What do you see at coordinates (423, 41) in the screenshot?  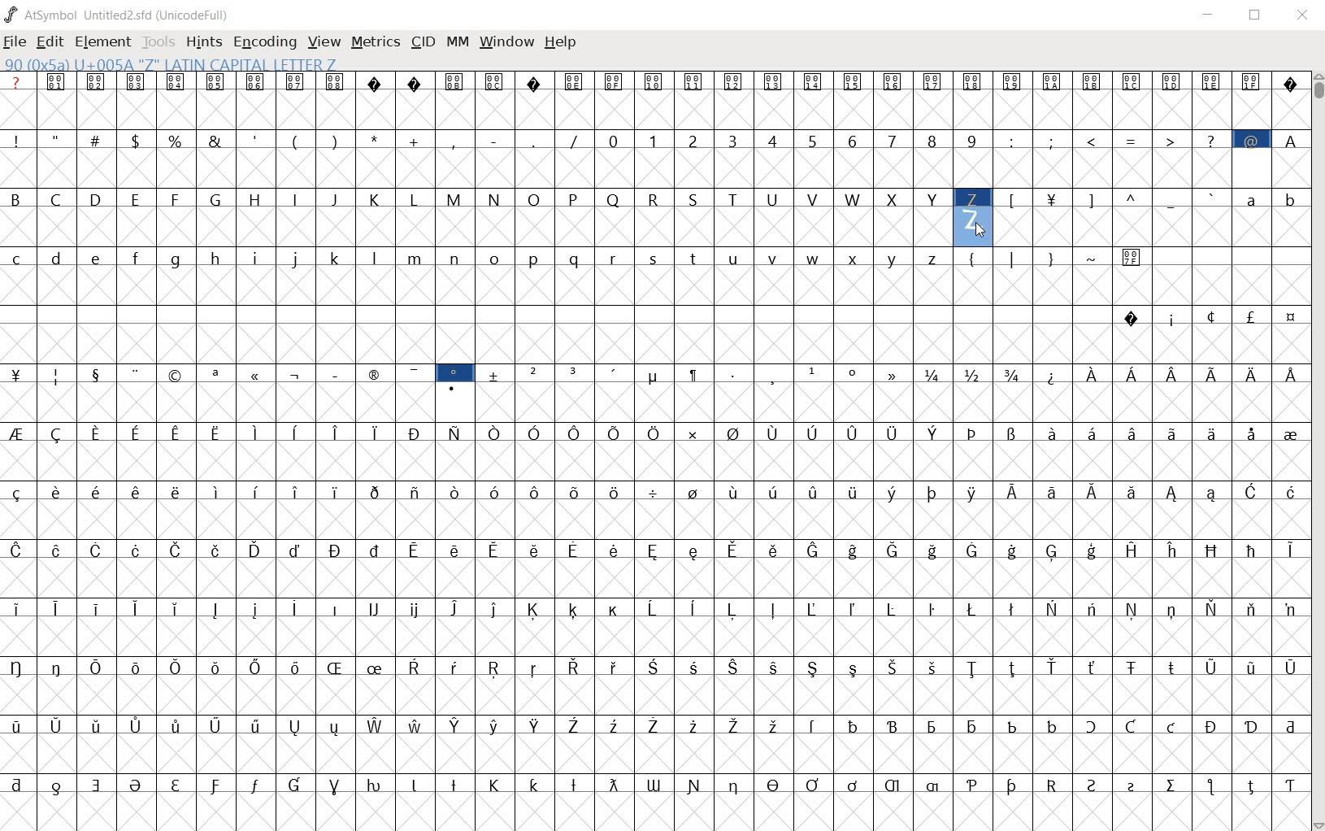 I see `cid` at bounding box center [423, 41].